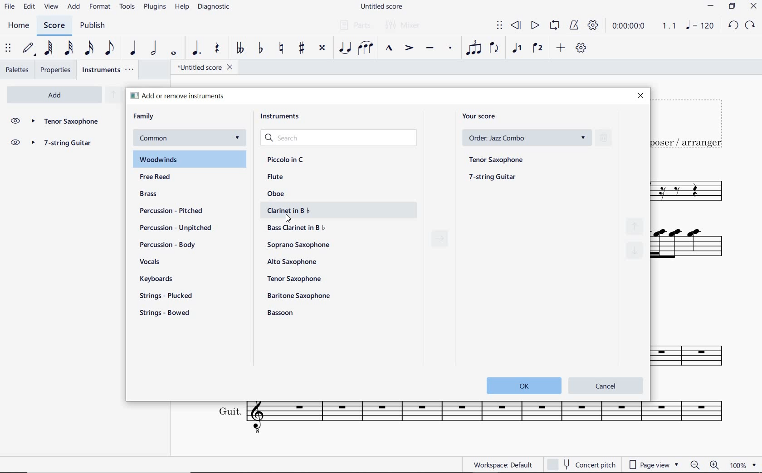 The image size is (762, 473). I want to click on TOGGLE DOUBLE-SHARP, so click(322, 49).